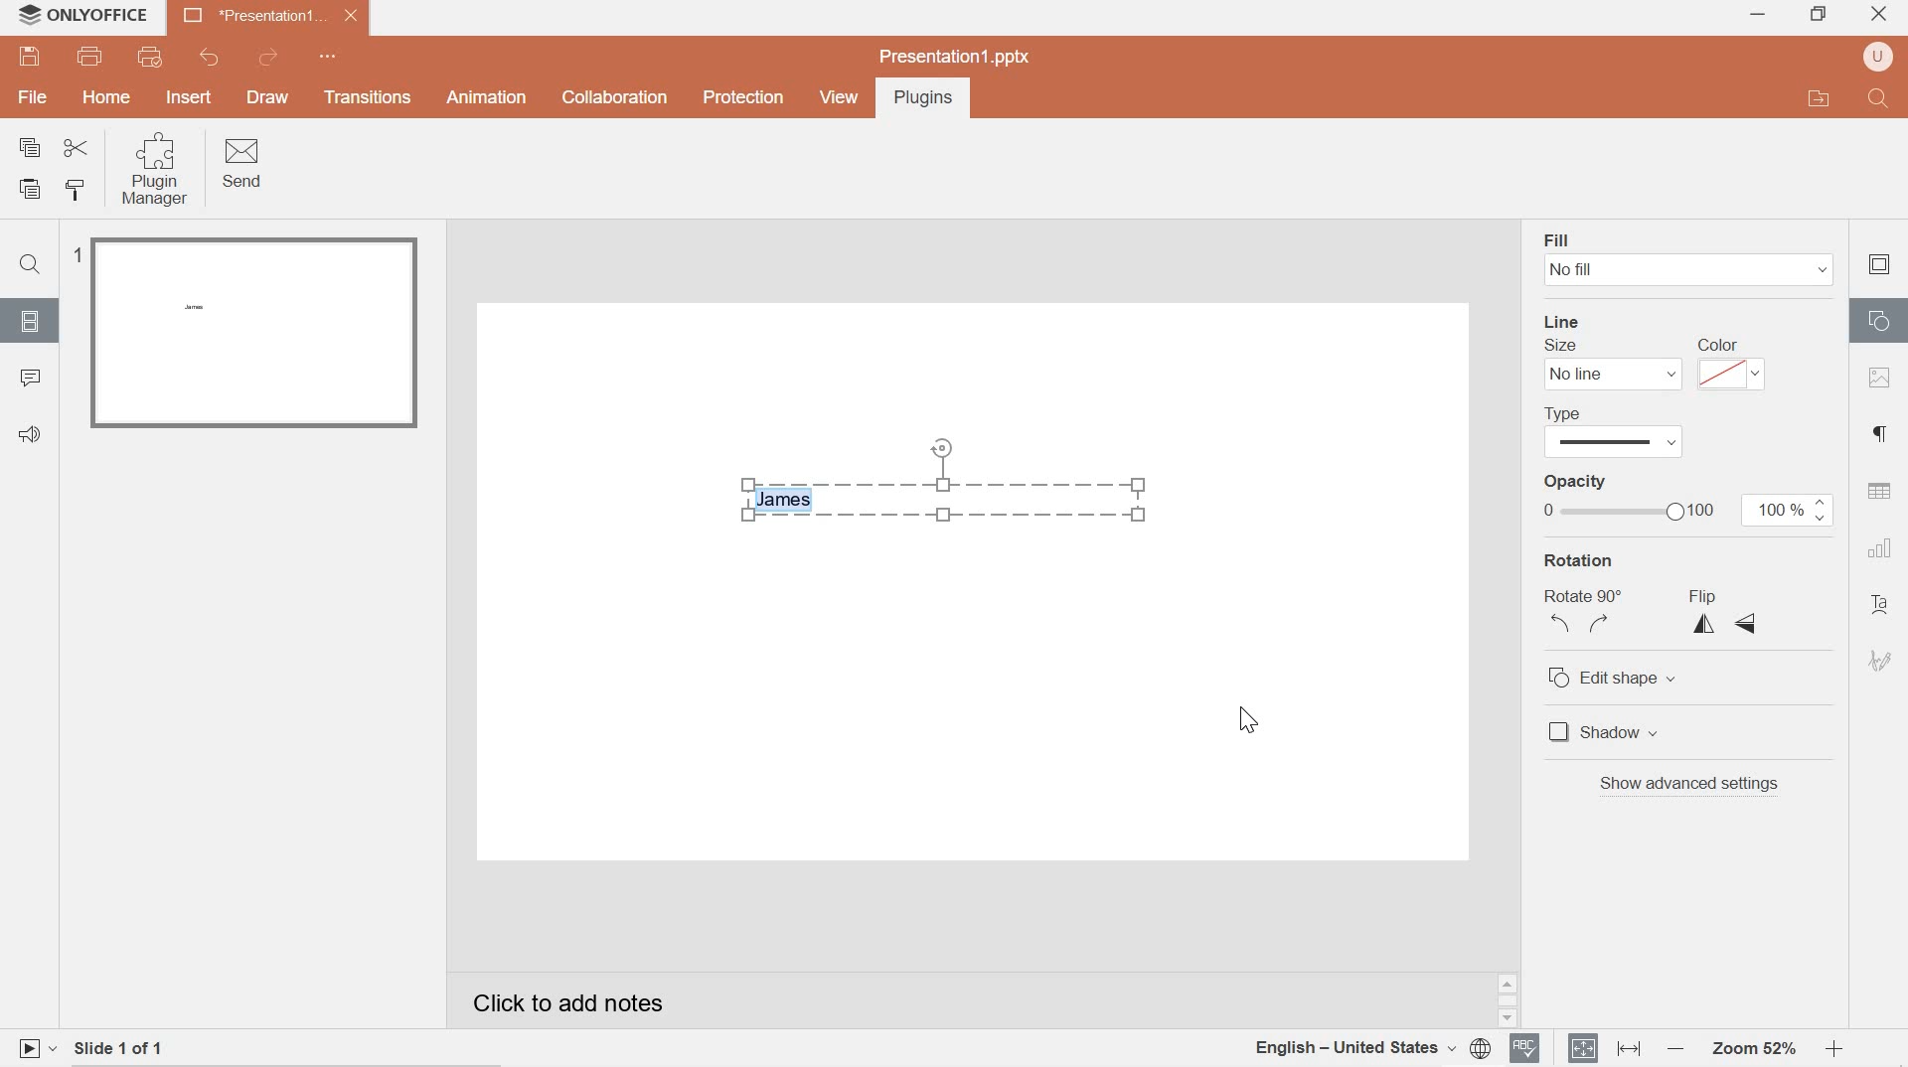 Image resolution: width=1908 pixels, height=1067 pixels. Describe the element at coordinates (1884, 607) in the screenshot. I see `text art settings` at that location.